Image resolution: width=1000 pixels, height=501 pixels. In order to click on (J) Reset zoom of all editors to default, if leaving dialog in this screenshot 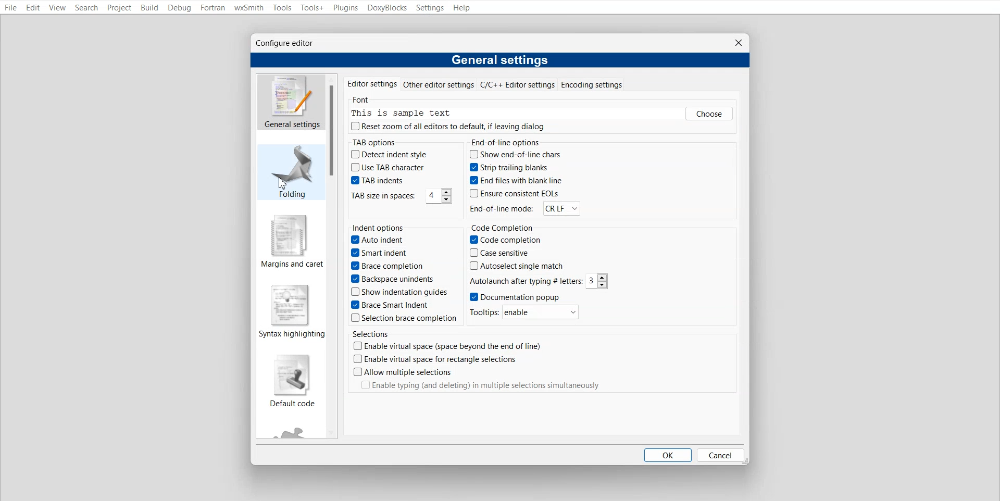, I will do `click(449, 127)`.